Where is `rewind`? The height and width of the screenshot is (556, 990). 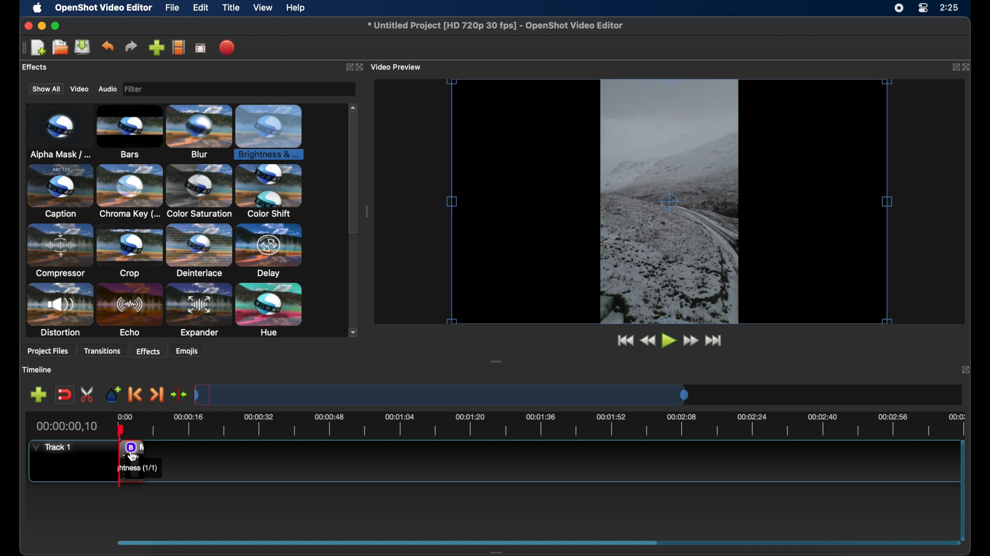
rewind is located at coordinates (647, 340).